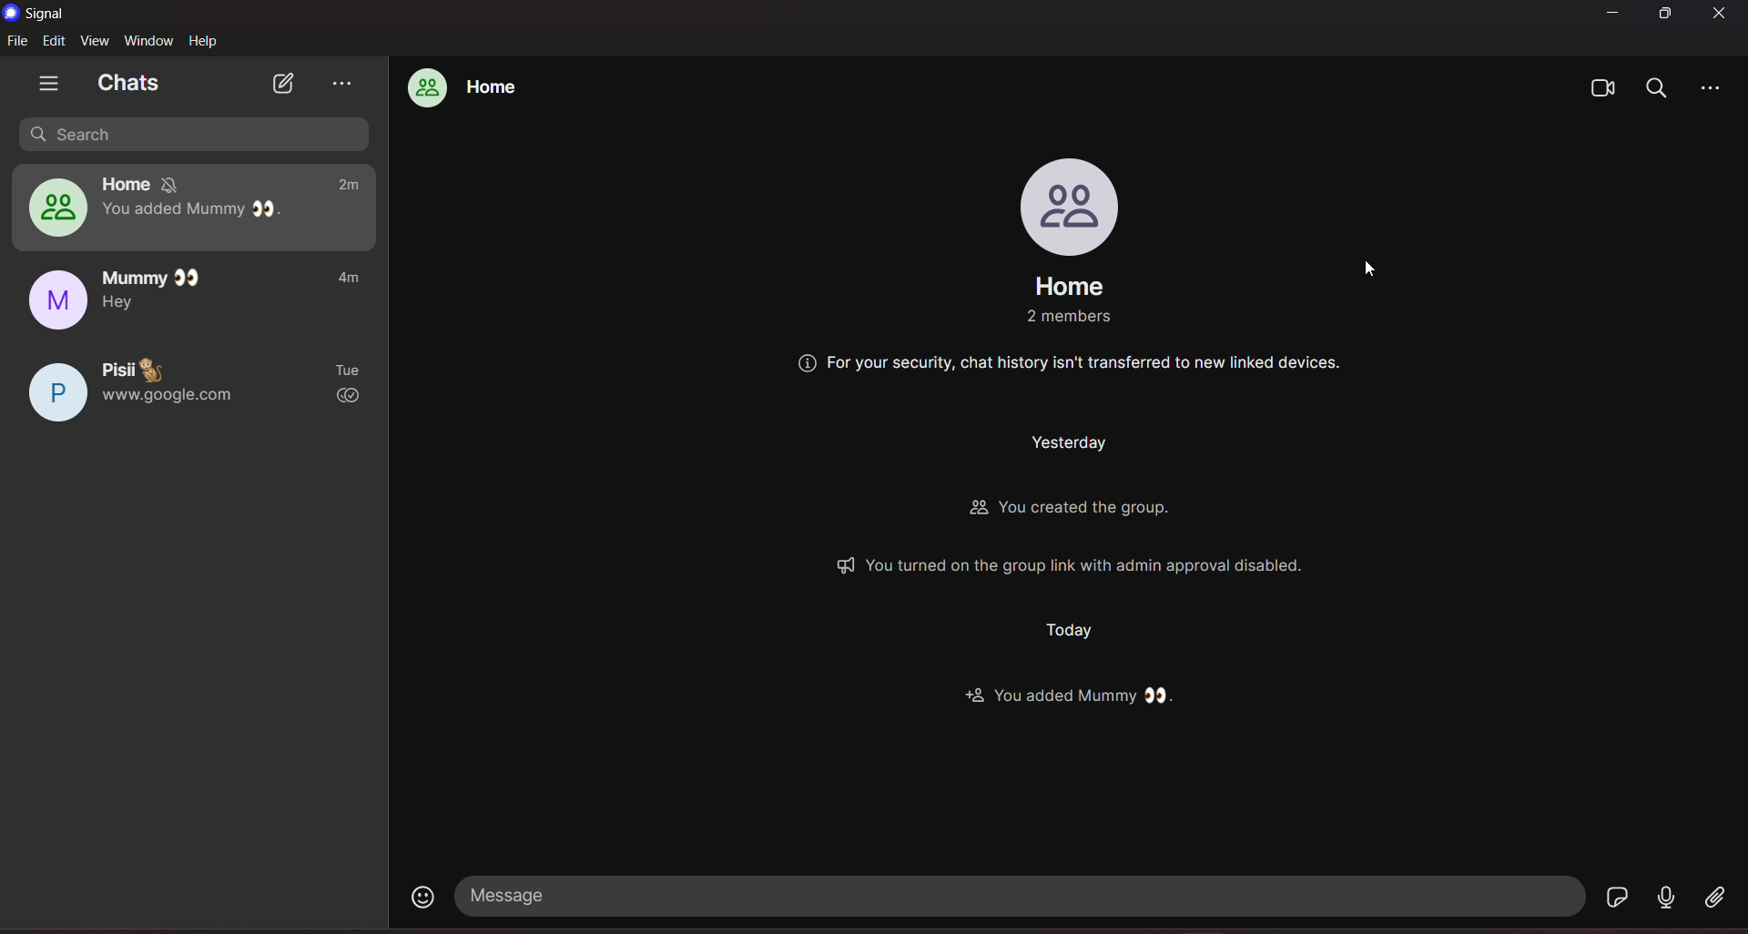 The image size is (1748, 934). Describe the element at coordinates (1099, 367) in the screenshot. I see `` at that location.